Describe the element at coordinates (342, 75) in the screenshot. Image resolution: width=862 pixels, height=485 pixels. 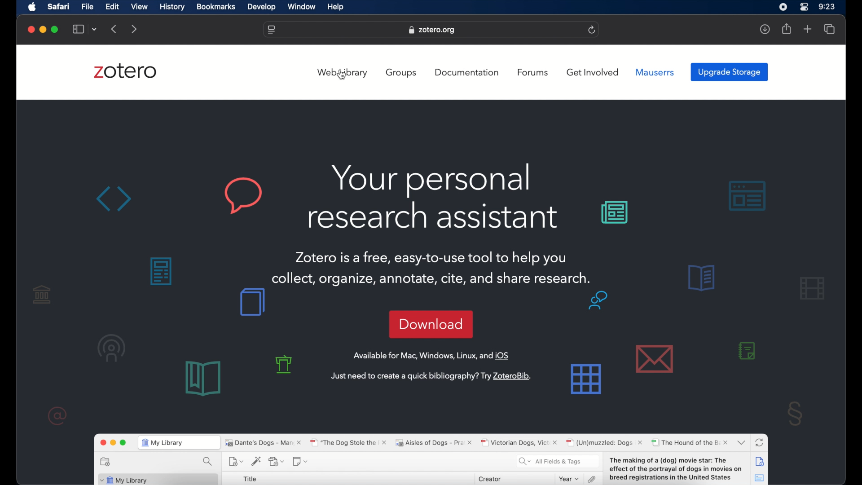
I see `cursor` at that location.